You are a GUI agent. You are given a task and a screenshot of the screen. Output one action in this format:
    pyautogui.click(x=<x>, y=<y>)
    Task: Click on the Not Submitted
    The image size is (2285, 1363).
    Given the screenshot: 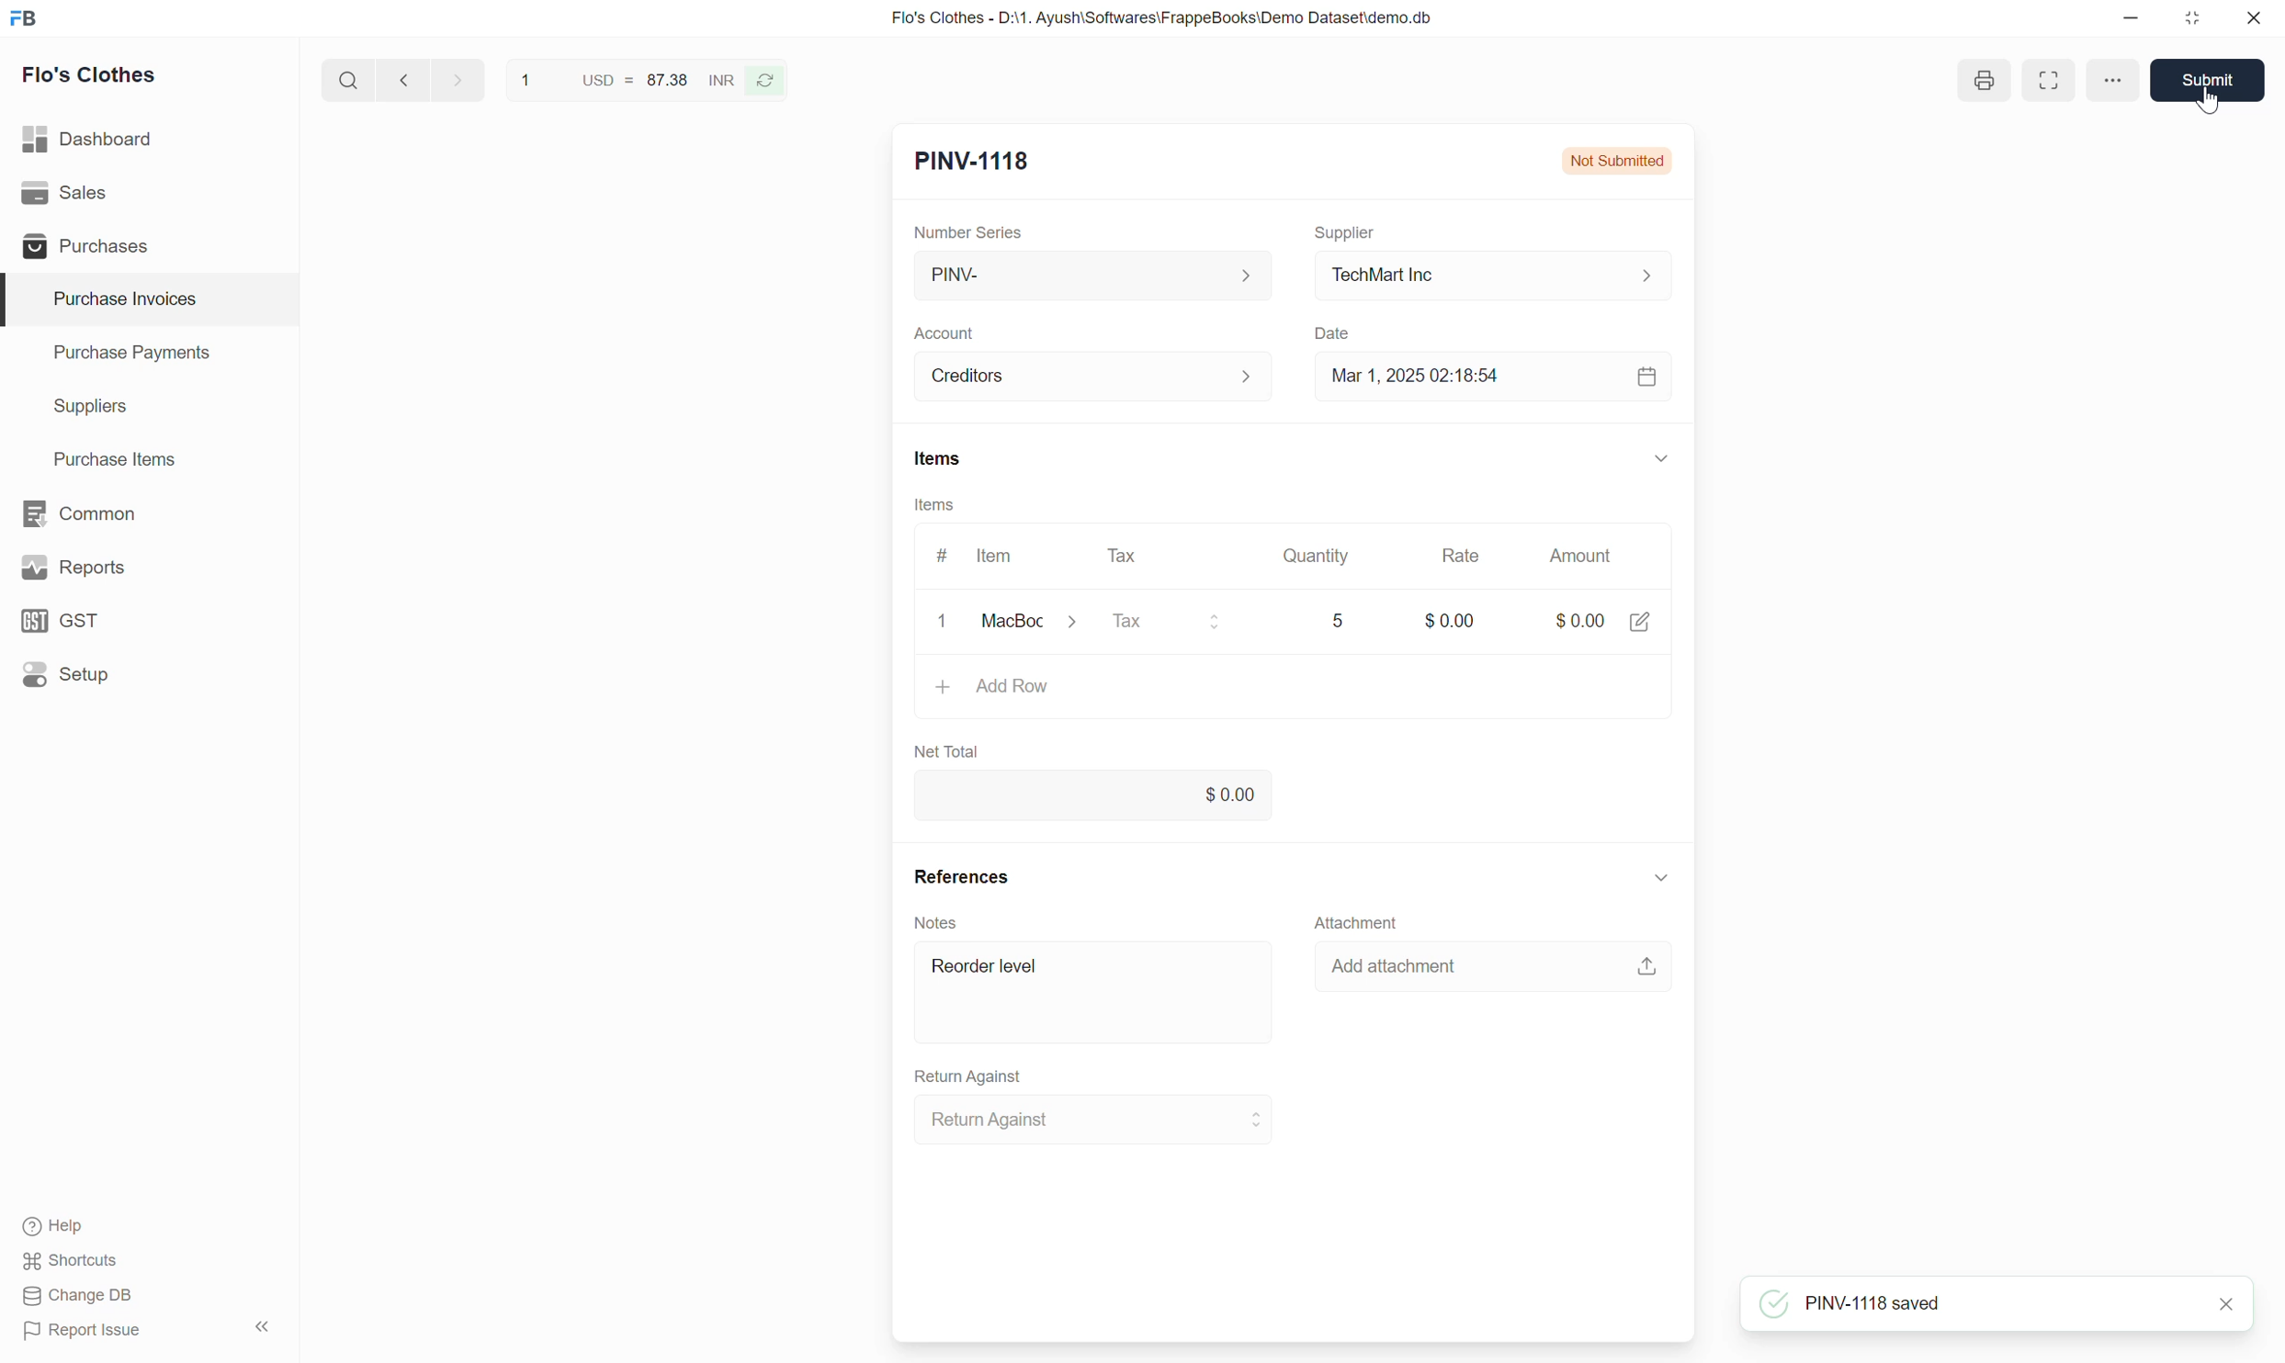 What is the action you would take?
    pyautogui.click(x=1614, y=160)
    